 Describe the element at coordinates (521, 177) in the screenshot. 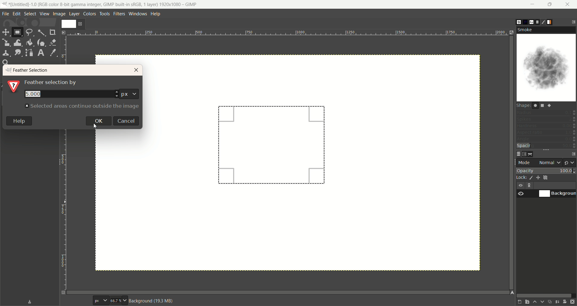

I see `lock` at that location.